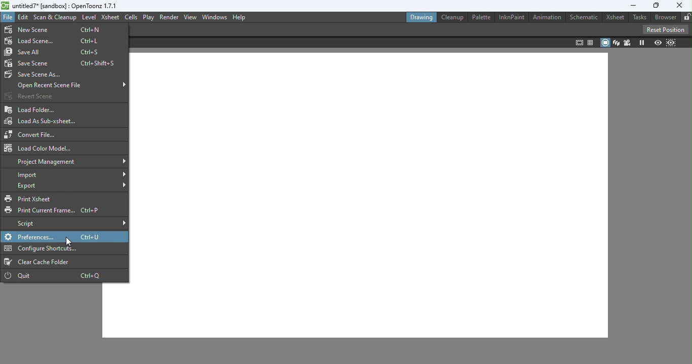  What do you see at coordinates (71, 85) in the screenshot?
I see `Open recent file` at bounding box center [71, 85].